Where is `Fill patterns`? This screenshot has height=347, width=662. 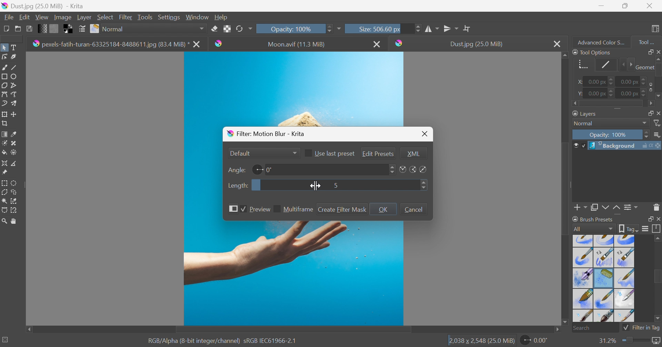
Fill patterns is located at coordinates (54, 28).